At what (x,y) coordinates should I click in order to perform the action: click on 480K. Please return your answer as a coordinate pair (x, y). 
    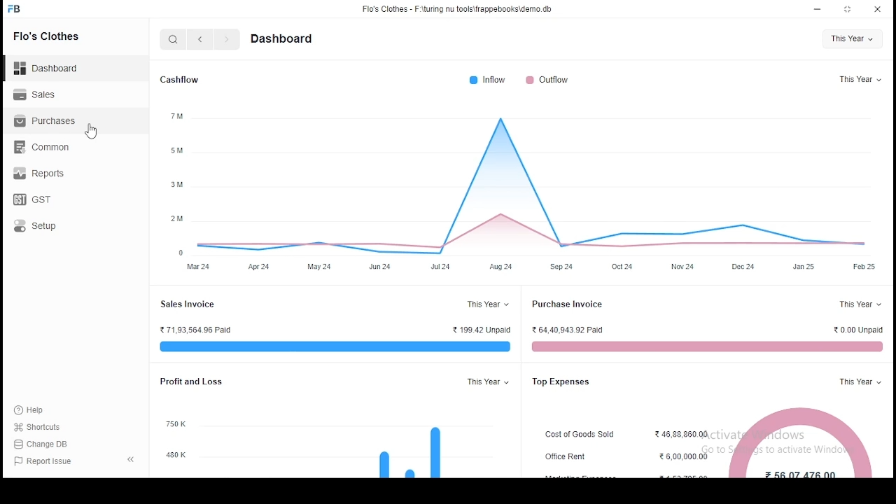
    Looking at the image, I should click on (176, 456).